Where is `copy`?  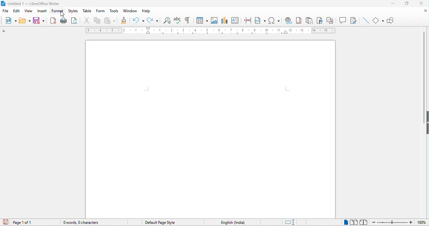
copy is located at coordinates (97, 22).